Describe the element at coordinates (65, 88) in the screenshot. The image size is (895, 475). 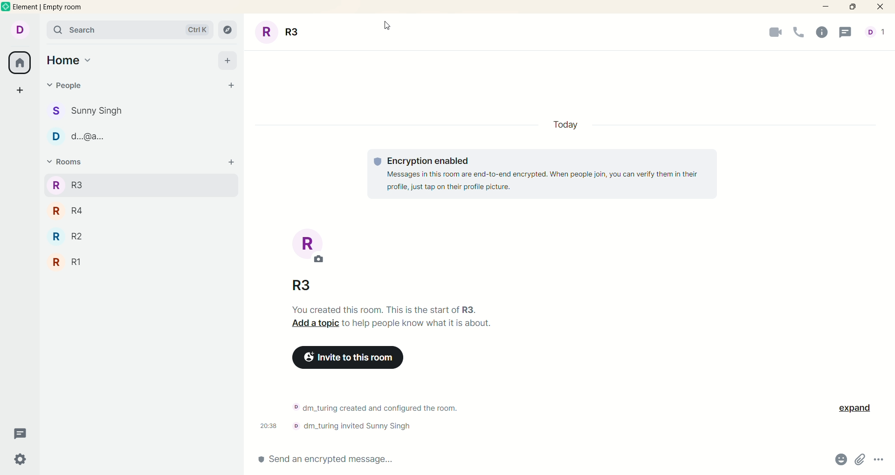
I see `people` at that location.